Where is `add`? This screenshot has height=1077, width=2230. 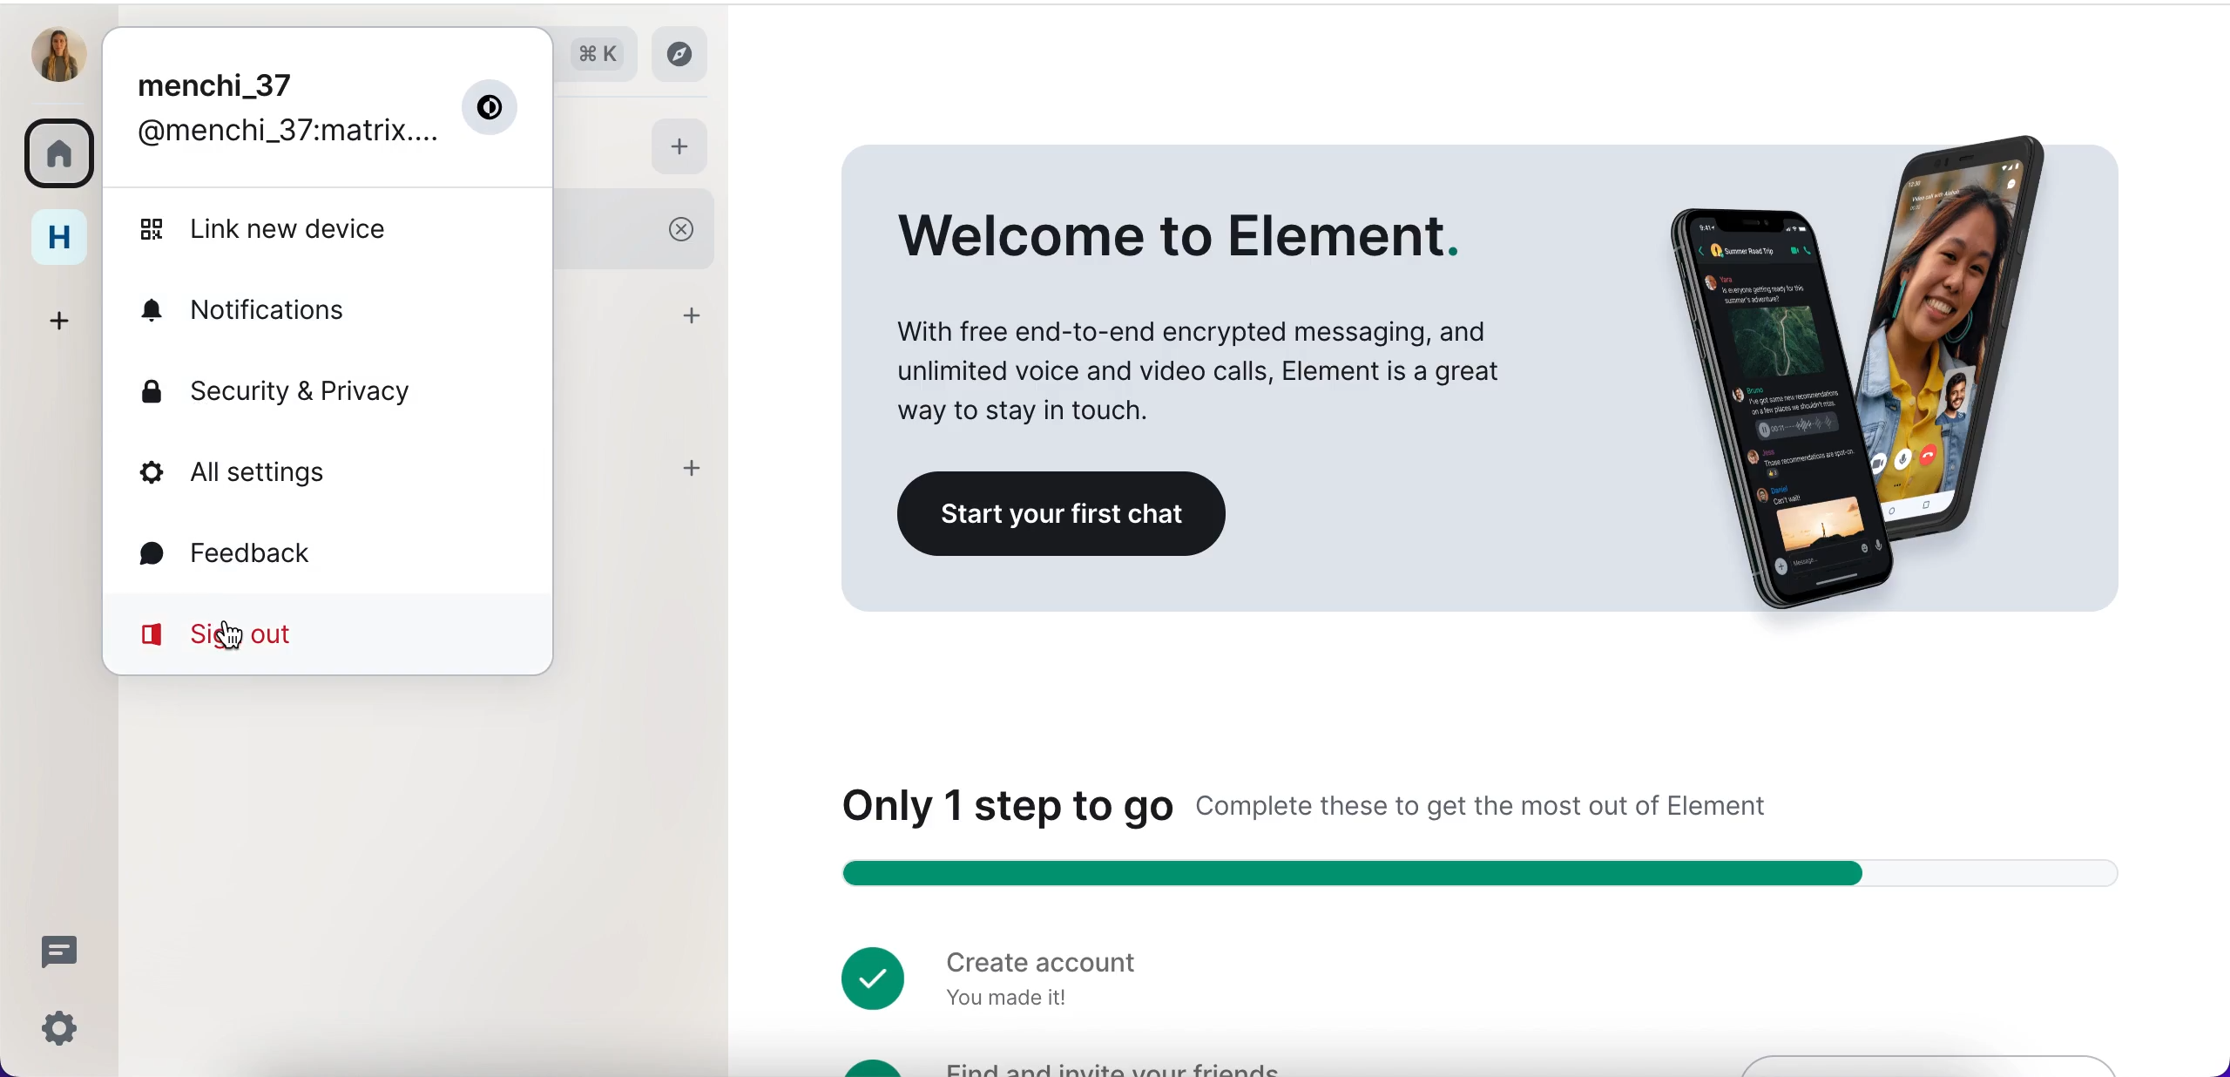
add is located at coordinates (690, 470).